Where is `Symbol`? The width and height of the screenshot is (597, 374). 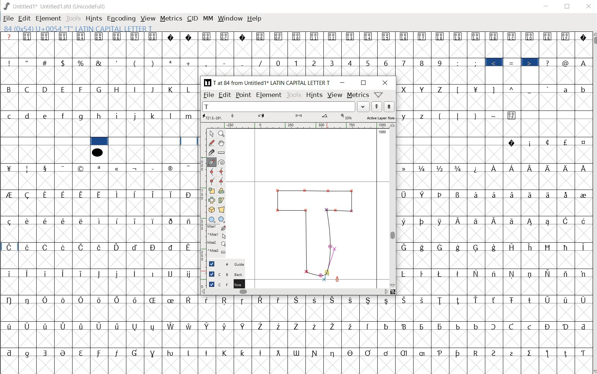
Symbol is located at coordinates (136, 353).